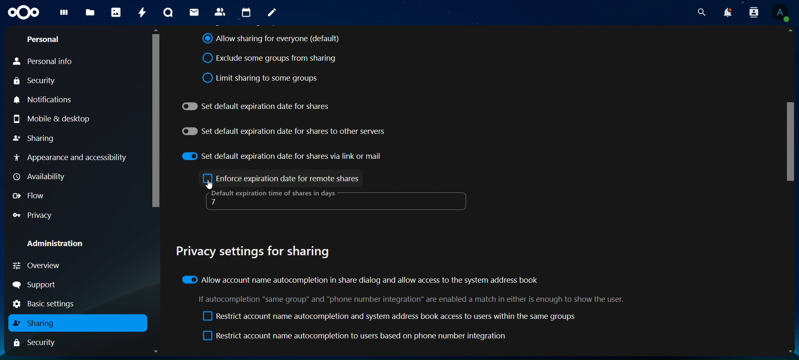 The image size is (799, 360). What do you see at coordinates (52, 303) in the screenshot?
I see `basic settings` at bounding box center [52, 303].